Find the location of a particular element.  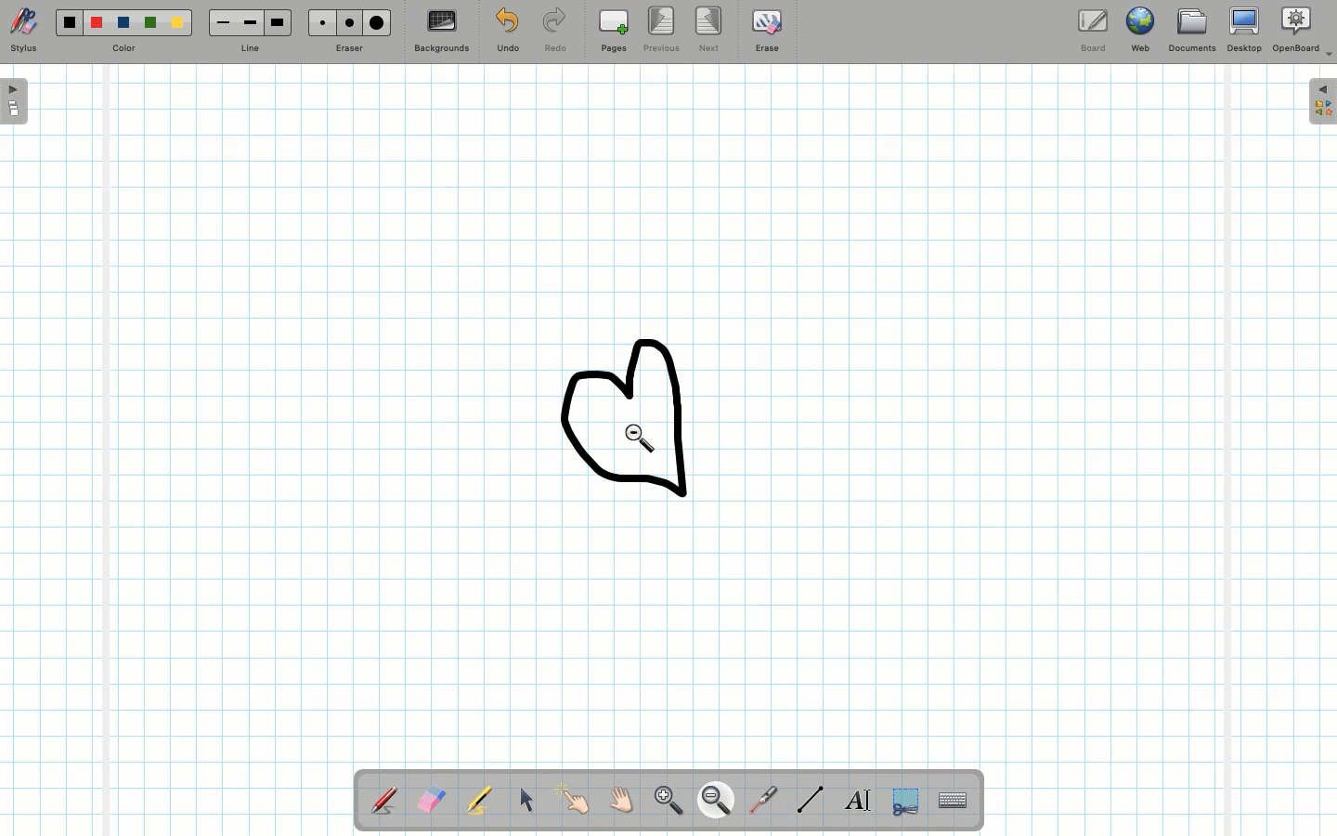

Previous is located at coordinates (659, 30).